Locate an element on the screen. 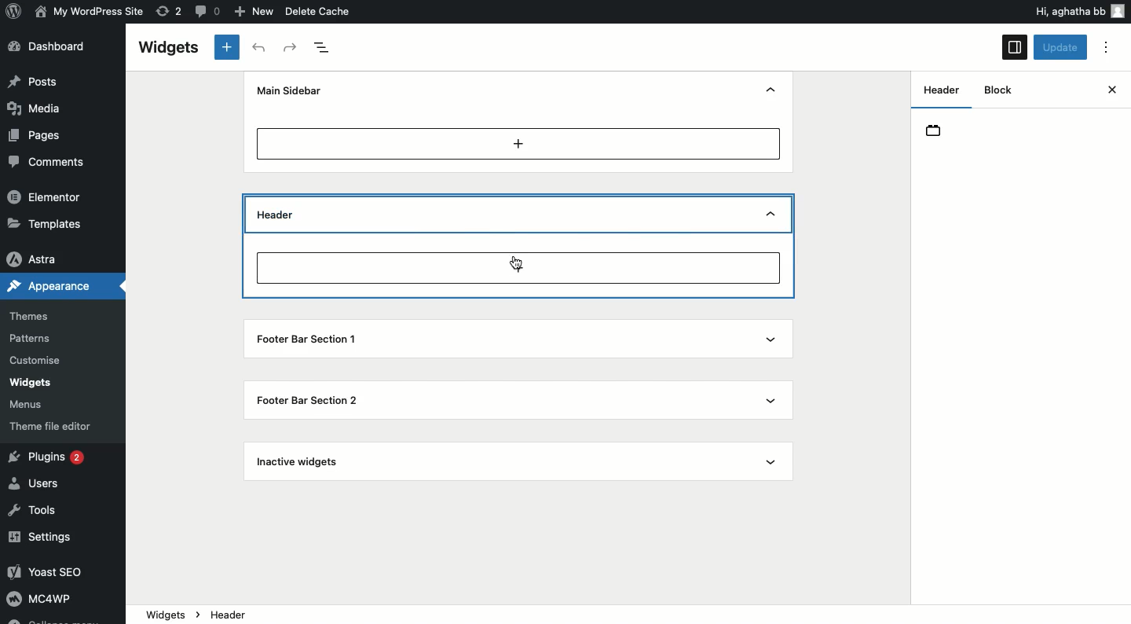 This screenshot has width=1131, height=624. Sidebar is located at coordinates (1015, 47).